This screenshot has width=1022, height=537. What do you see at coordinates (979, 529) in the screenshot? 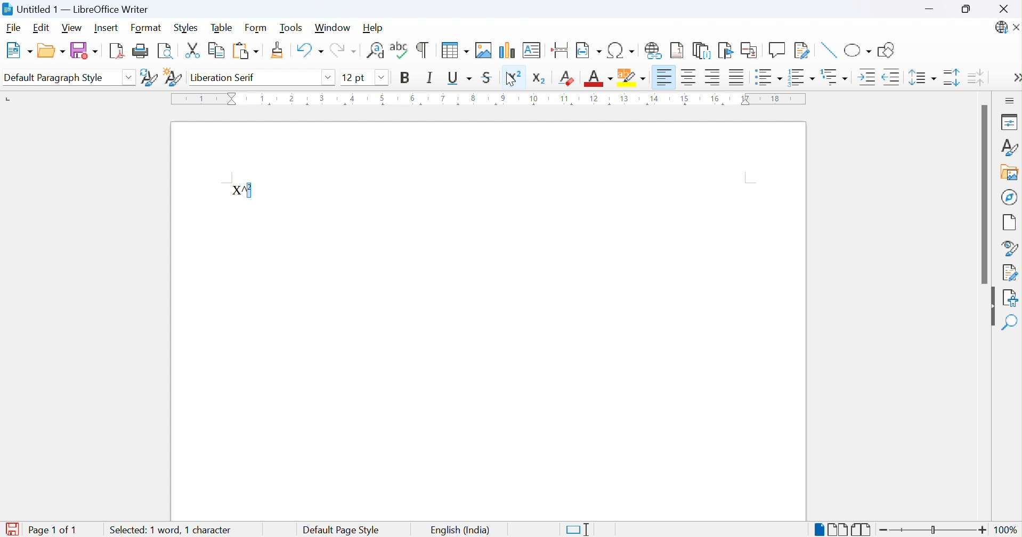
I see `Zoom in` at bounding box center [979, 529].